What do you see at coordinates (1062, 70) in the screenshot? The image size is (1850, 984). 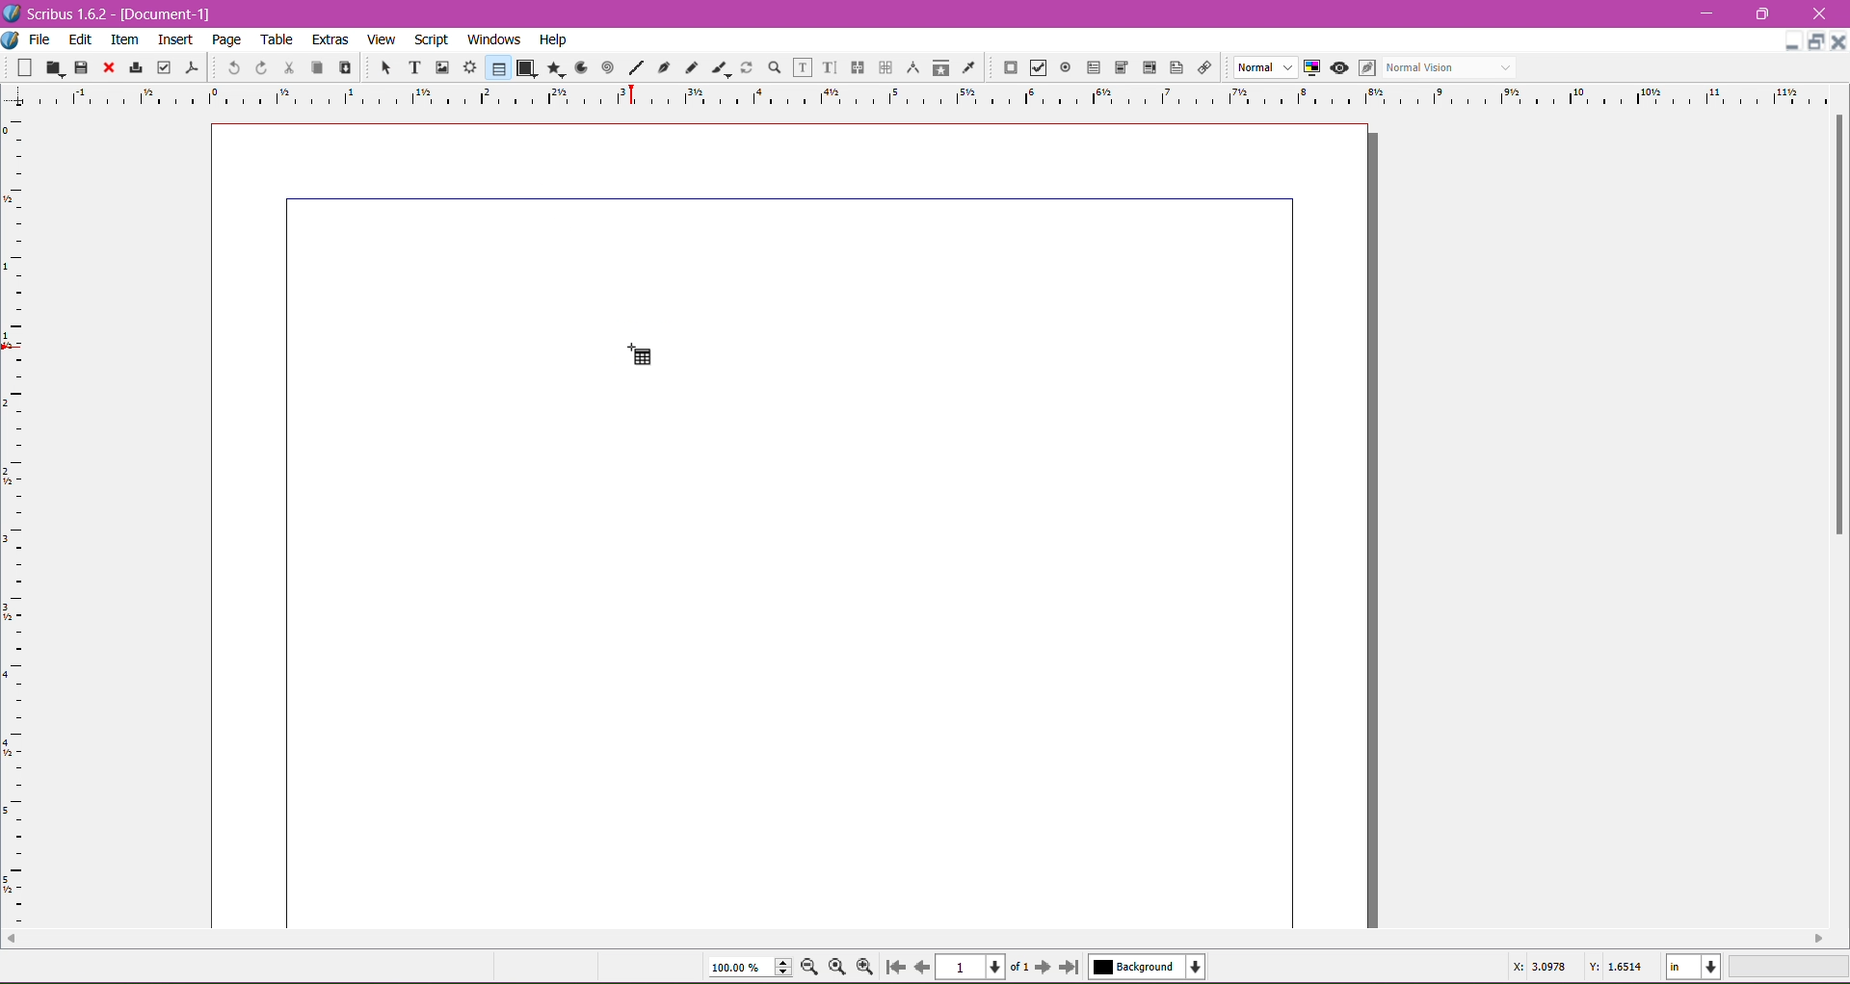 I see `PDF Radio Button` at bounding box center [1062, 70].